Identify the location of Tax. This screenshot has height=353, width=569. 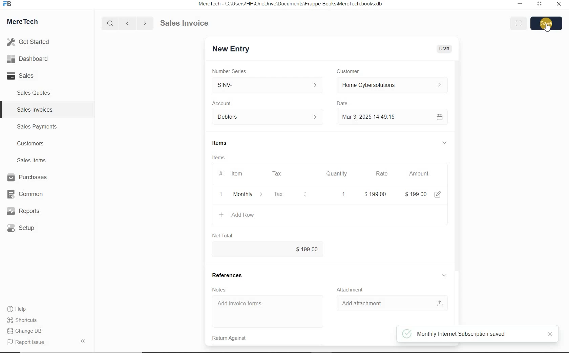
(291, 194).